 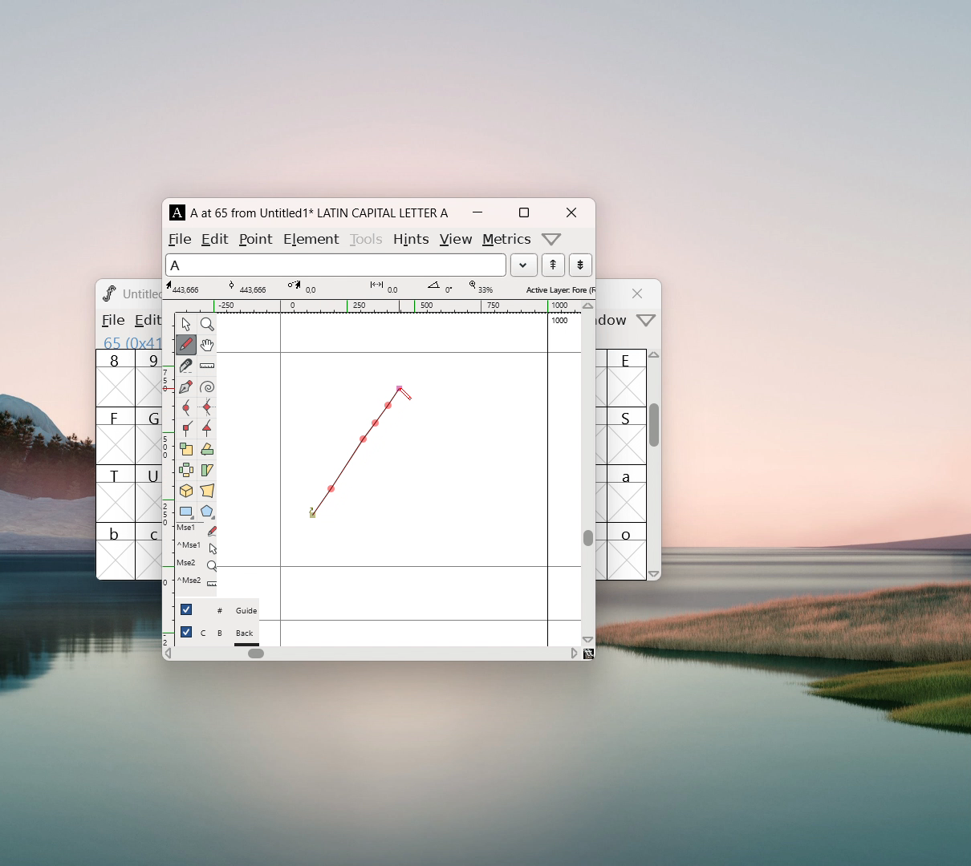 I want to click on close, so click(x=571, y=212).